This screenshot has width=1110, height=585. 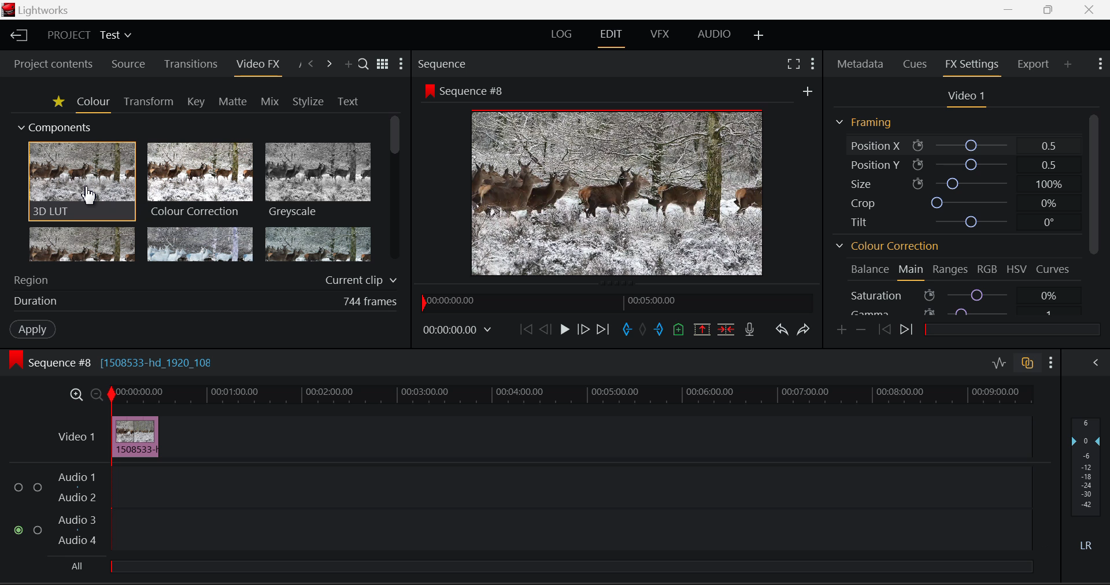 What do you see at coordinates (1052, 269) in the screenshot?
I see `Curves` at bounding box center [1052, 269].